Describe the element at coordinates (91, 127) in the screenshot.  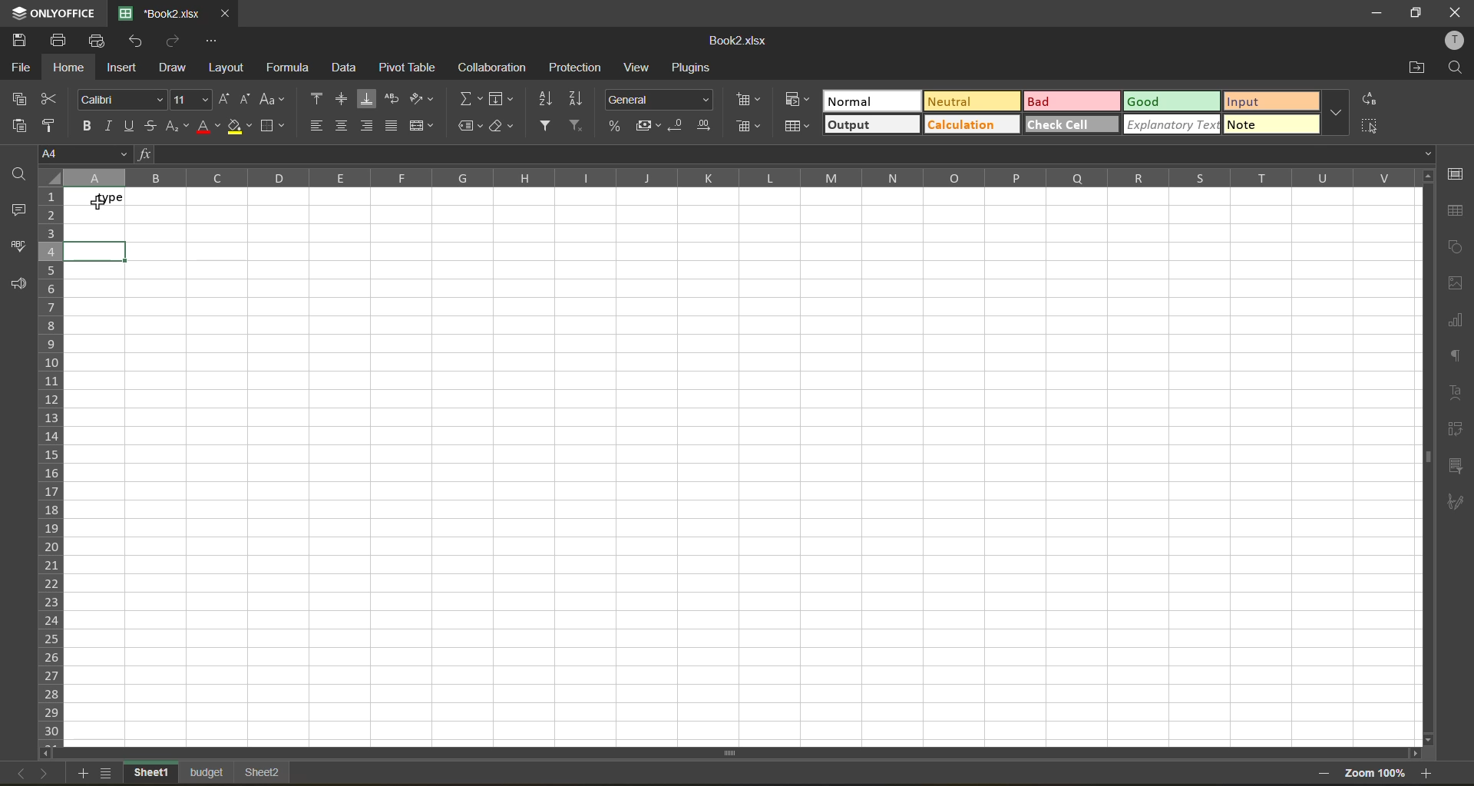
I see `bold` at that location.